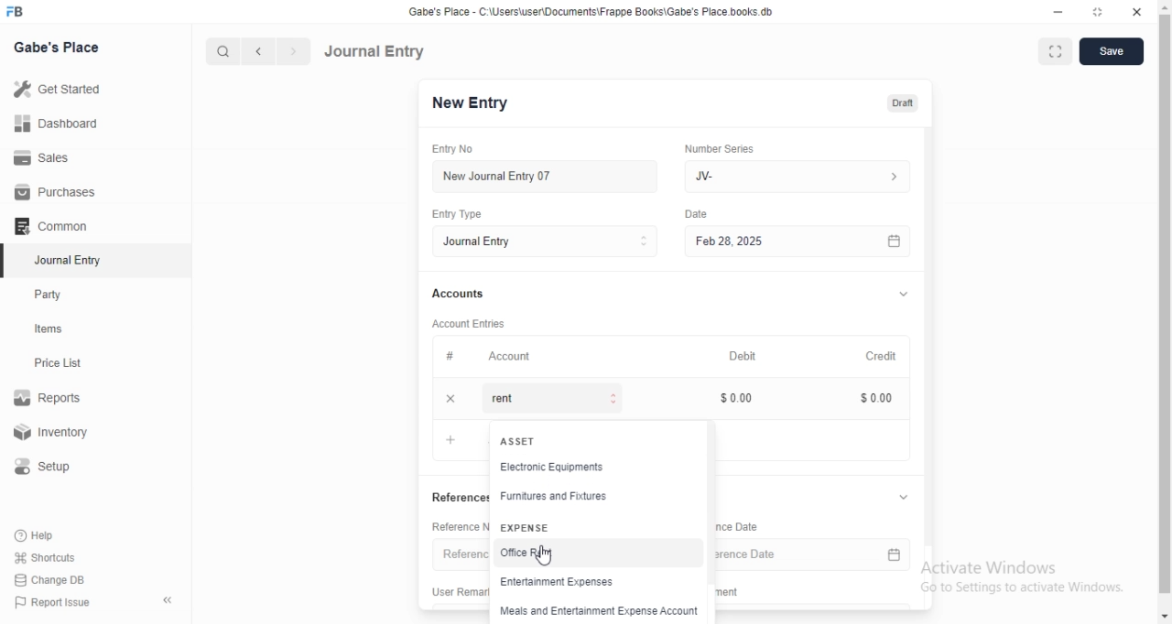  Describe the element at coordinates (295, 51) in the screenshot. I see `forward` at that location.